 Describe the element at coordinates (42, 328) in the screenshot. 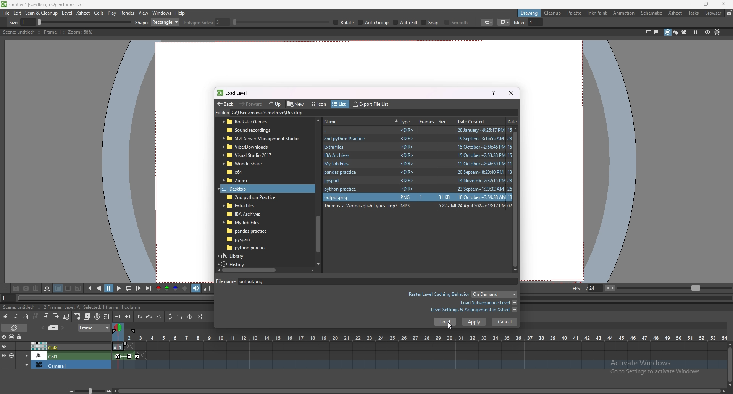

I see `previous memo` at that location.